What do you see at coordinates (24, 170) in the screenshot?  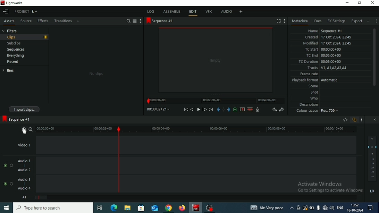 I see `Audio 2` at bounding box center [24, 170].